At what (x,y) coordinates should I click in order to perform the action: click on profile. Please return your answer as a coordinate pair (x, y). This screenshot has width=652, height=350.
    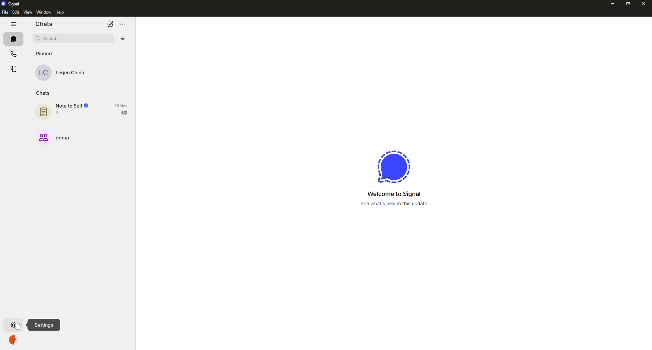
    Looking at the image, I should click on (15, 339).